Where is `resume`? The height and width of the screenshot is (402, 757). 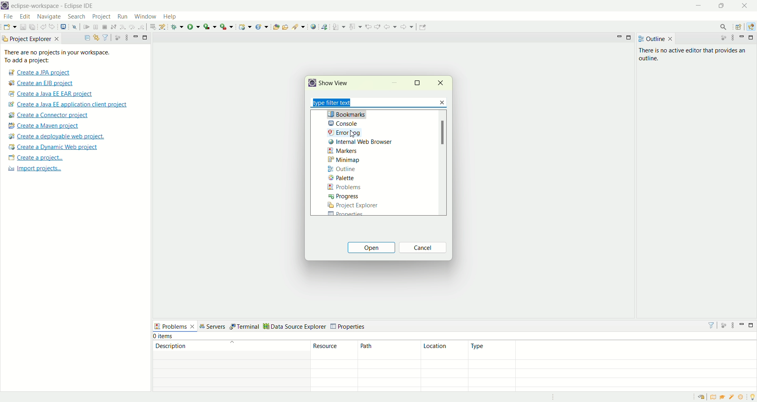 resume is located at coordinates (86, 26).